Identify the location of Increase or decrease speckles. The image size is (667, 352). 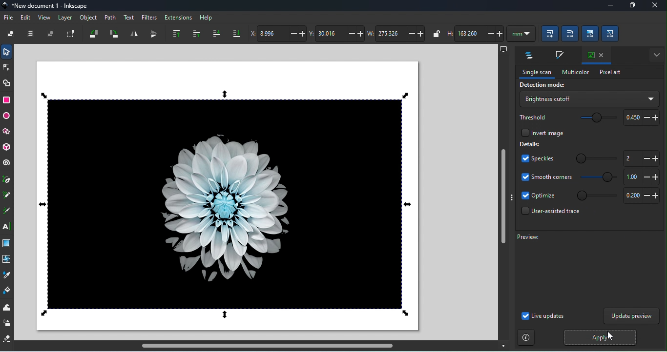
(641, 158).